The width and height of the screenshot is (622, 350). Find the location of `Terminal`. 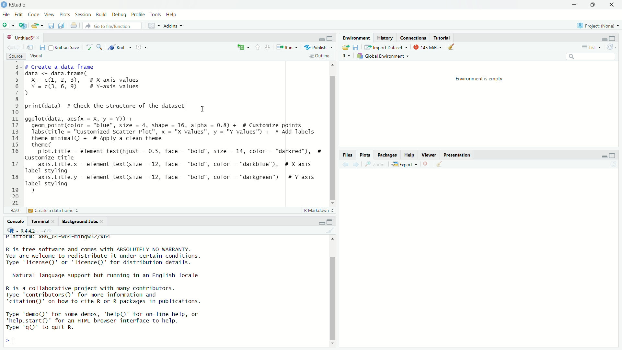

Terminal is located at coordinates (43, 221).